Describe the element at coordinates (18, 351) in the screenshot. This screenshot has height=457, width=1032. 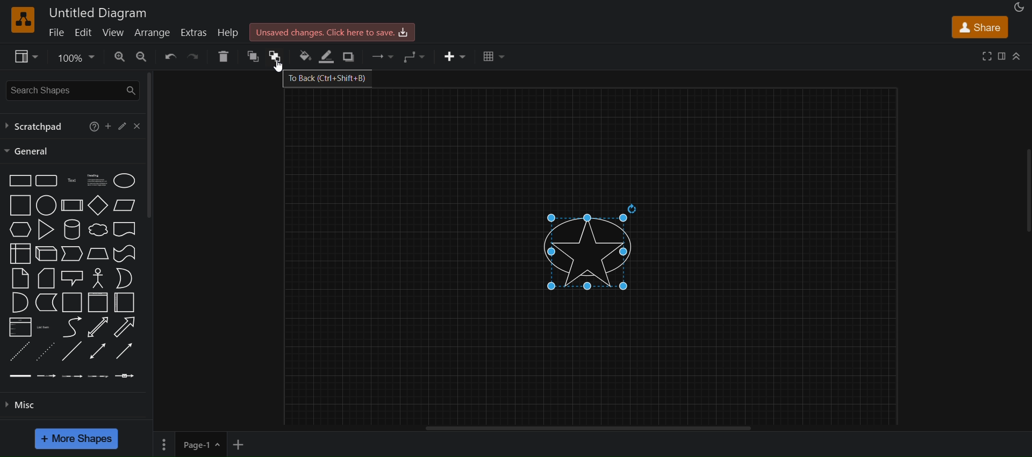
I see `dashed line` at that location.